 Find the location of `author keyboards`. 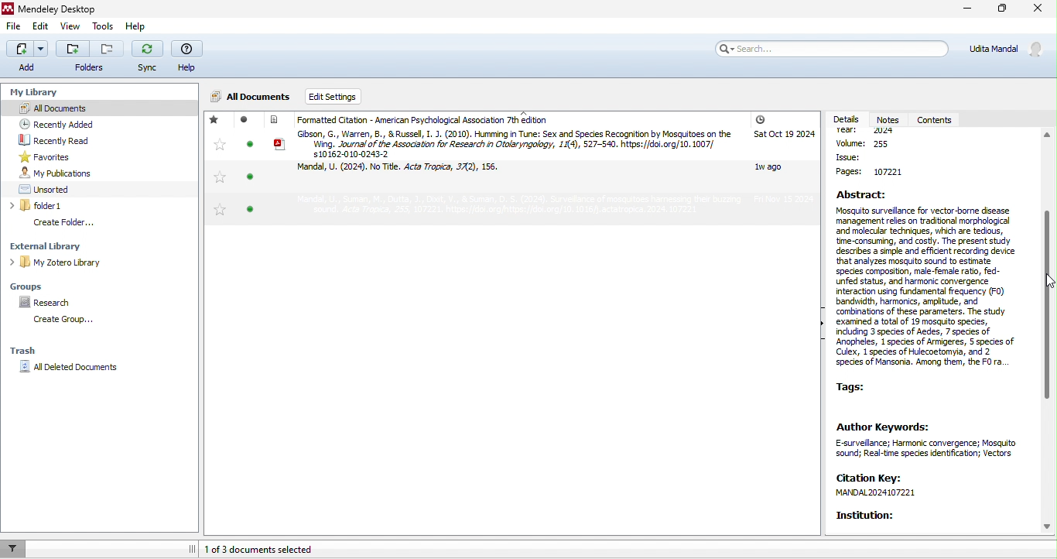

author keyboards is located at coordinates (932, 438).